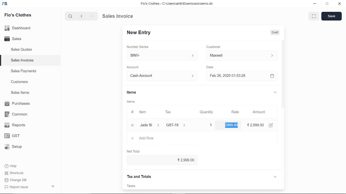 The height and width of the screenshot is (194, 346). Describe the element at coordinates (233, 112) in the screenshot. I see `Rate` at that location.